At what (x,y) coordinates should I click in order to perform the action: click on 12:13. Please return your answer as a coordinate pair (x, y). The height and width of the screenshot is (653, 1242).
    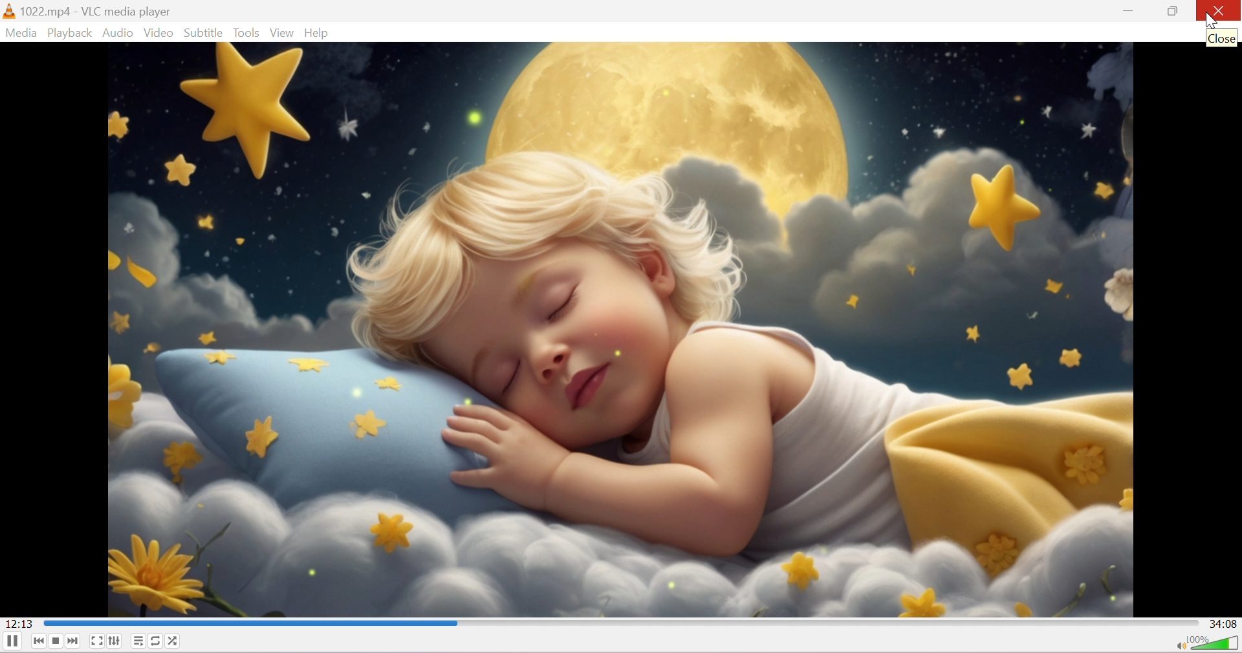
    Looking at the image, I should click on (19, 623).